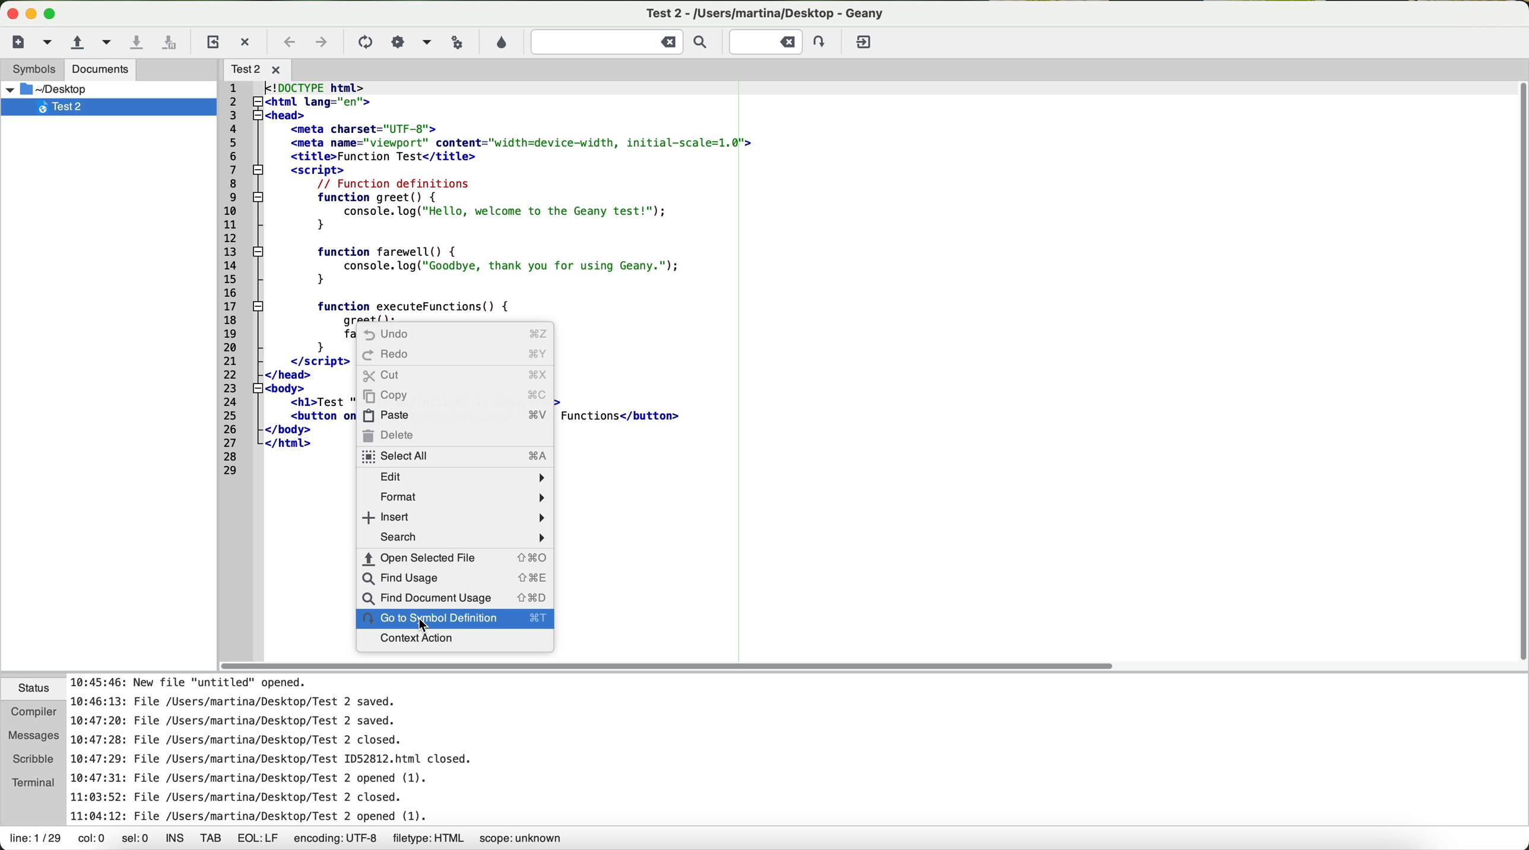 The image size is (1529, 850). Describe the element at coordinates (451, 620) in the screenshot. I see `click on go to symbol definition` at that location.